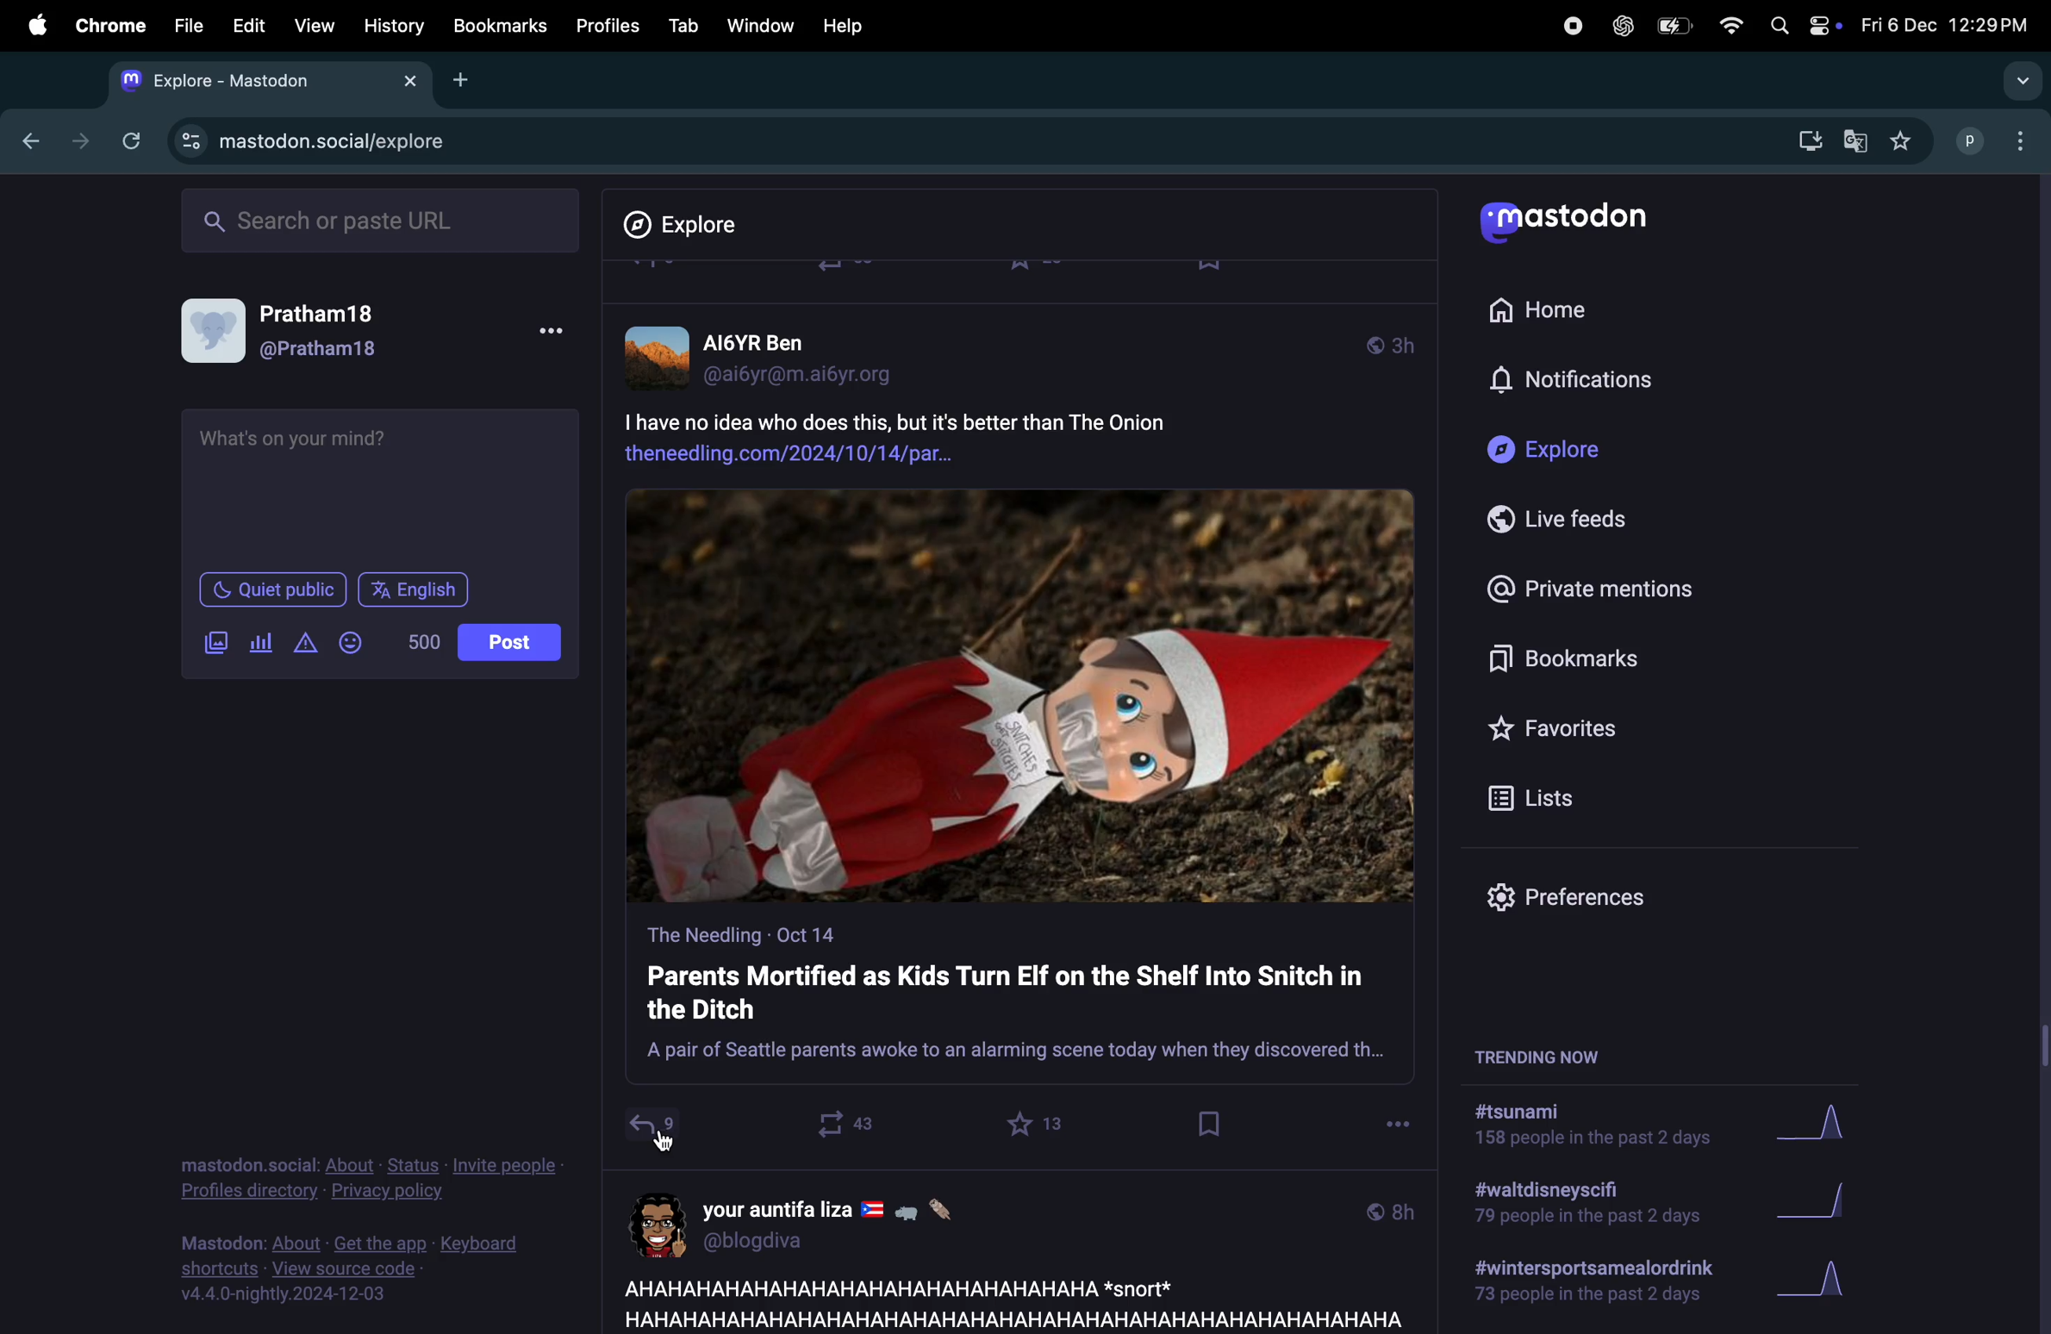  I want to click on search url, so click(383, 218).